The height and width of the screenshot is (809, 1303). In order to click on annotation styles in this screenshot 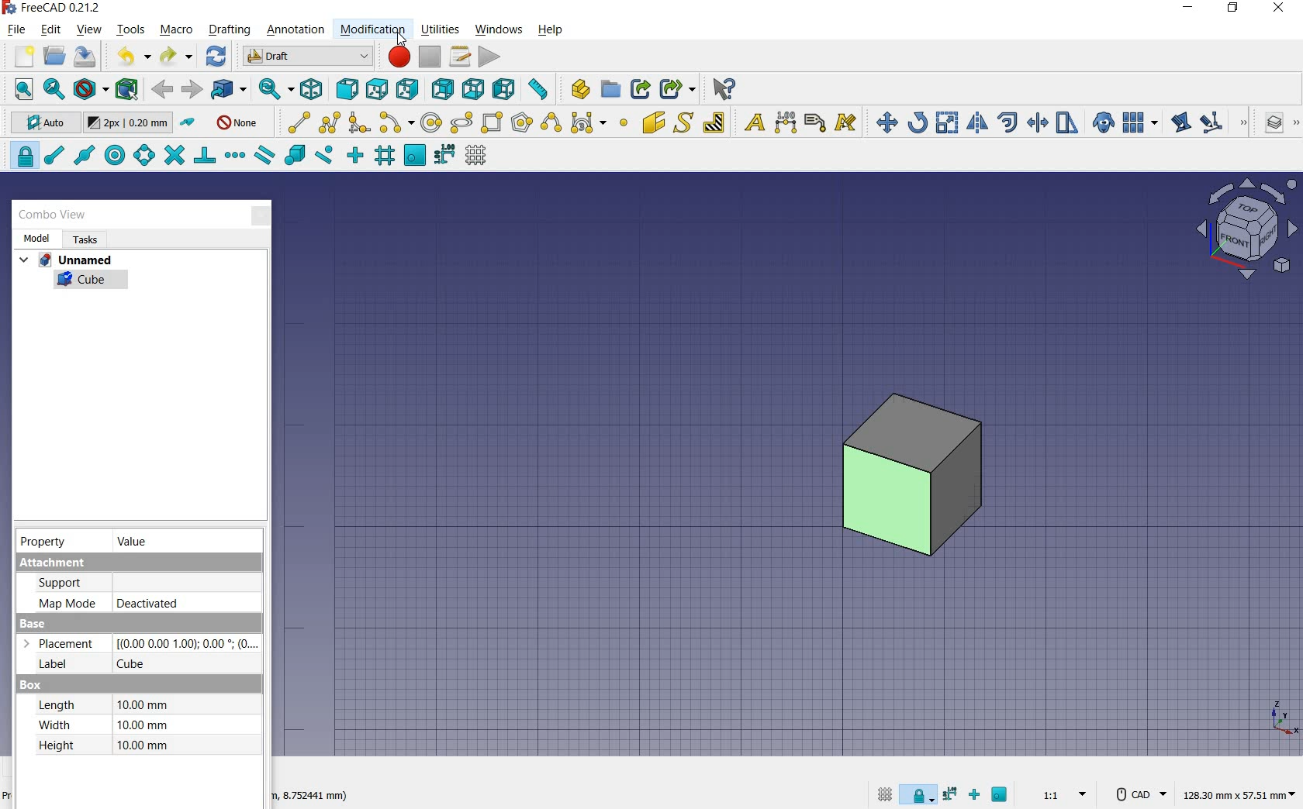, I will do `click(847, 124)`.